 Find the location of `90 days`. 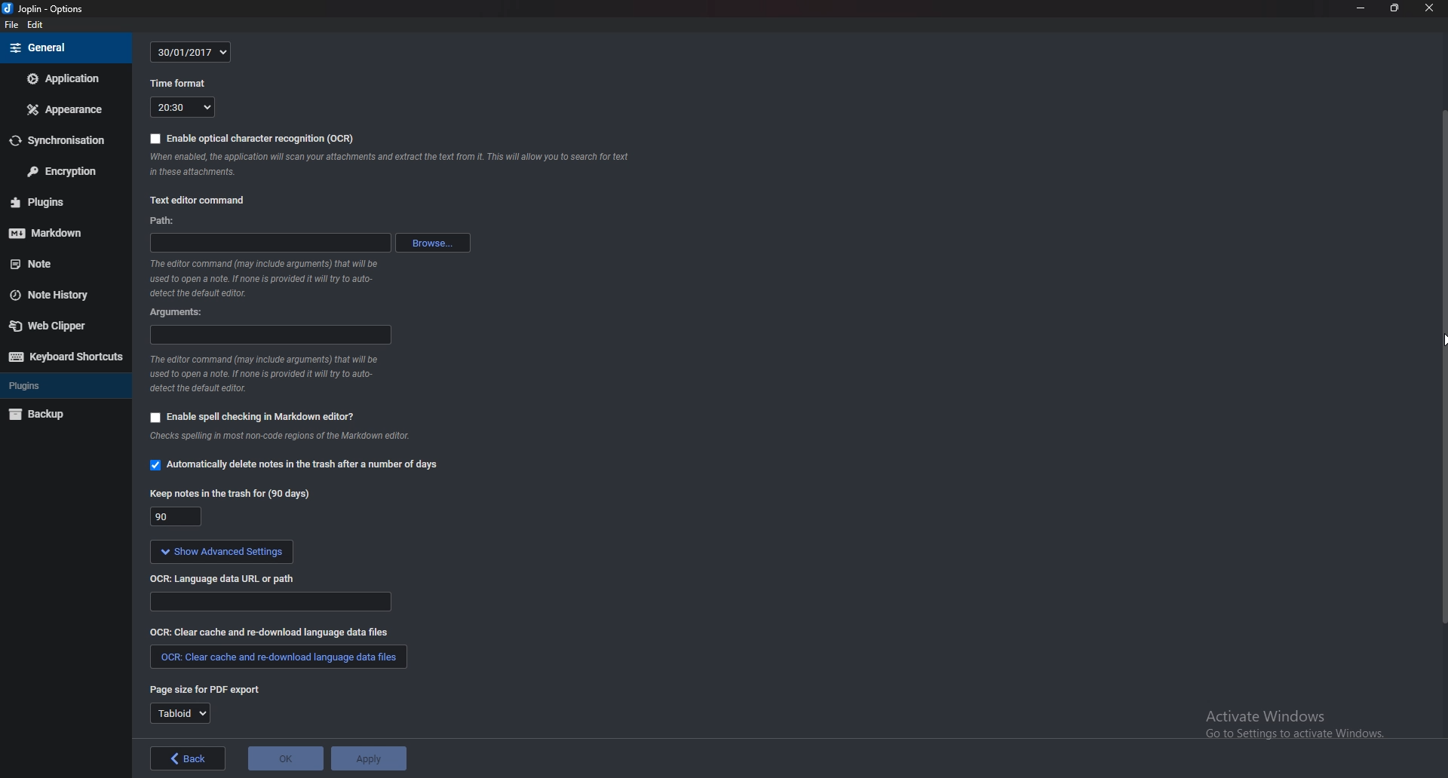

90 days is located at coordinates (176, 519).